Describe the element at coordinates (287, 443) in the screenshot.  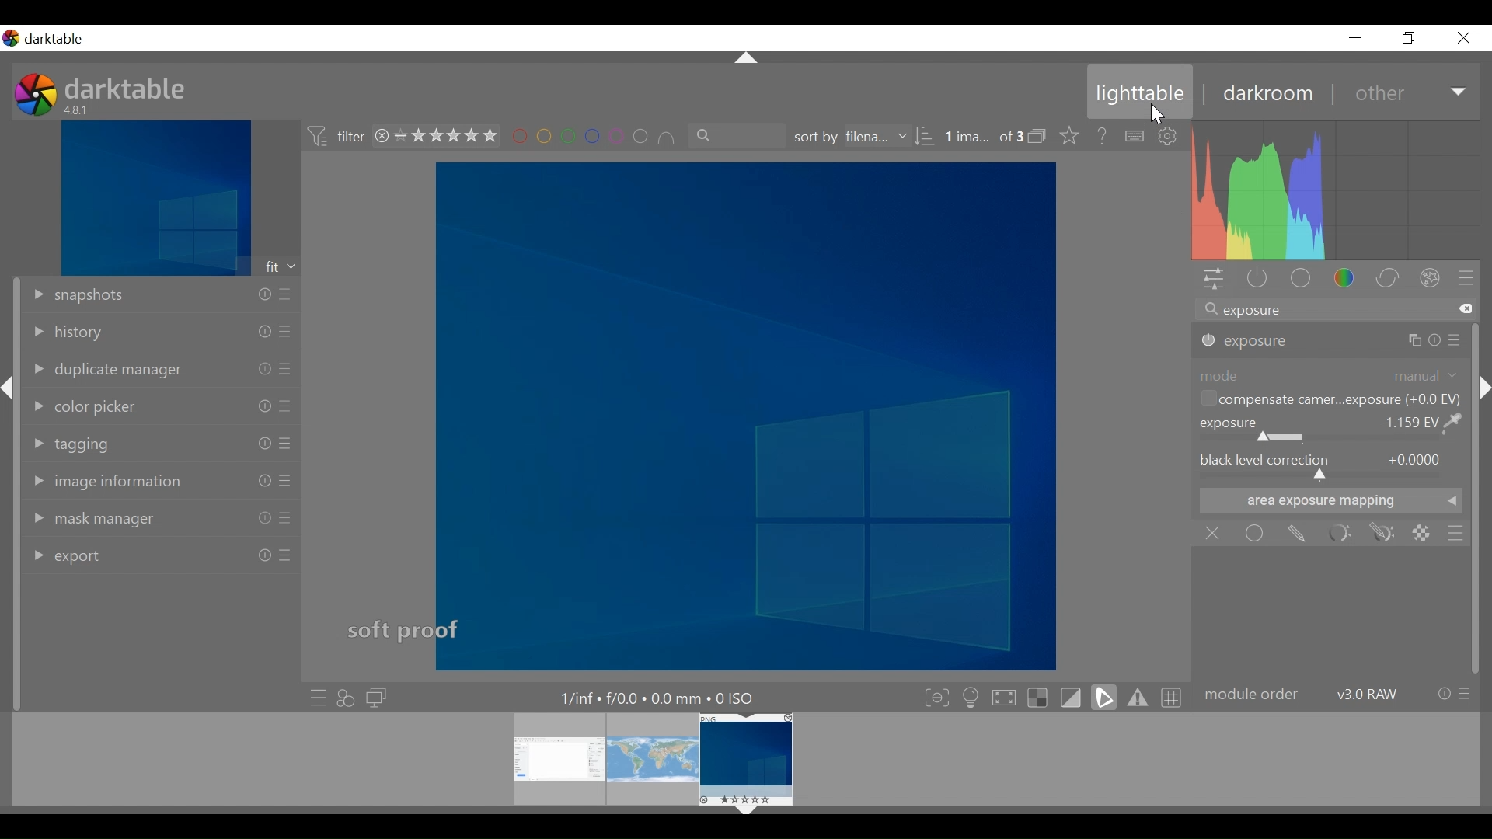
I see `presets` at that location.